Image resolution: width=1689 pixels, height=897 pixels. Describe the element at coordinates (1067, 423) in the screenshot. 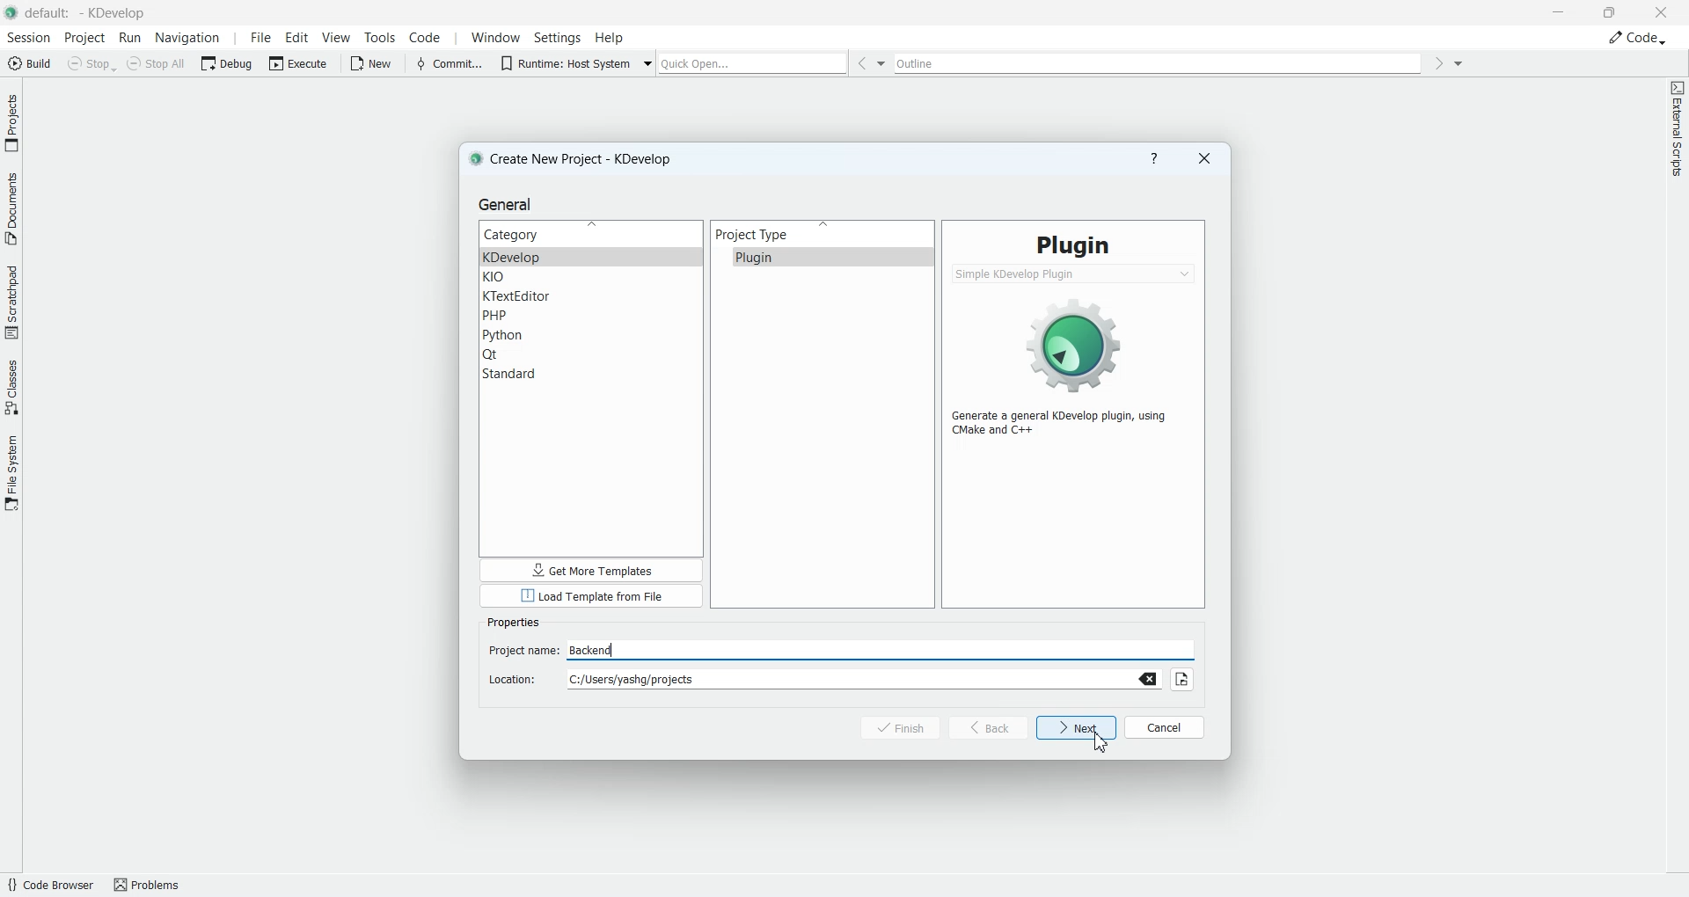

I see `Text` at that location.